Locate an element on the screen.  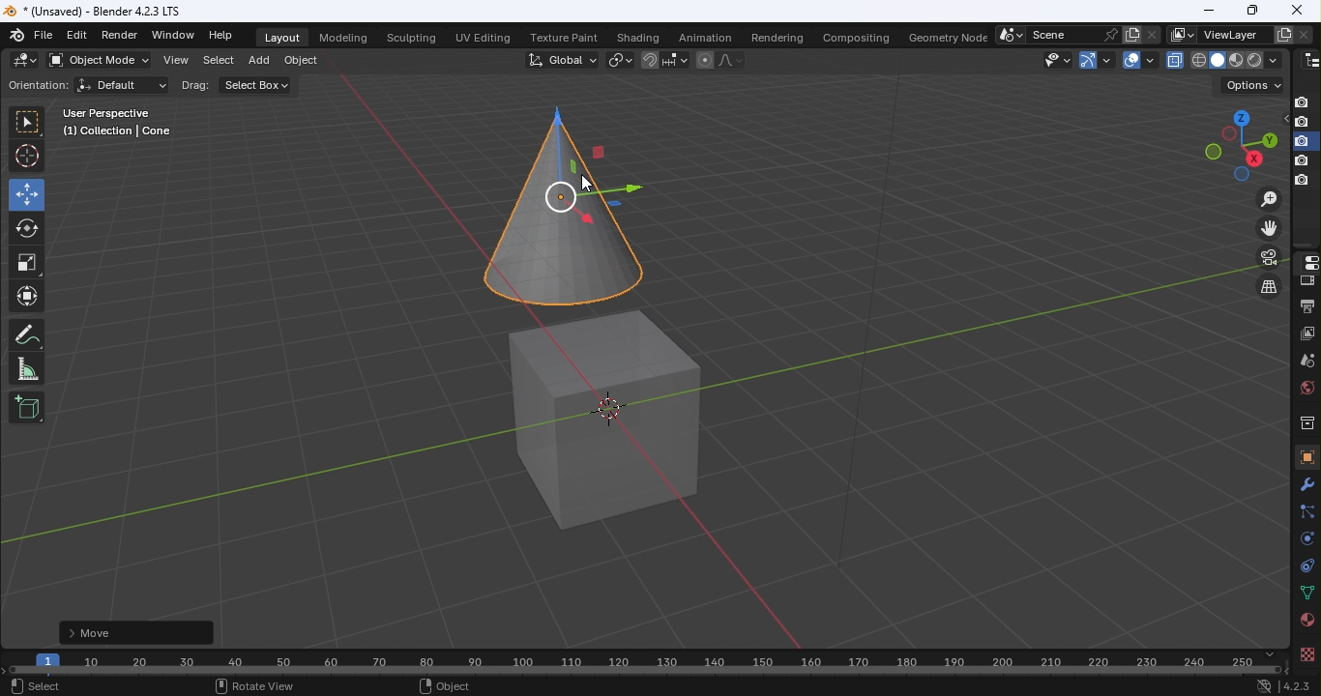
Editor type is located at coordinates (1305, 261).